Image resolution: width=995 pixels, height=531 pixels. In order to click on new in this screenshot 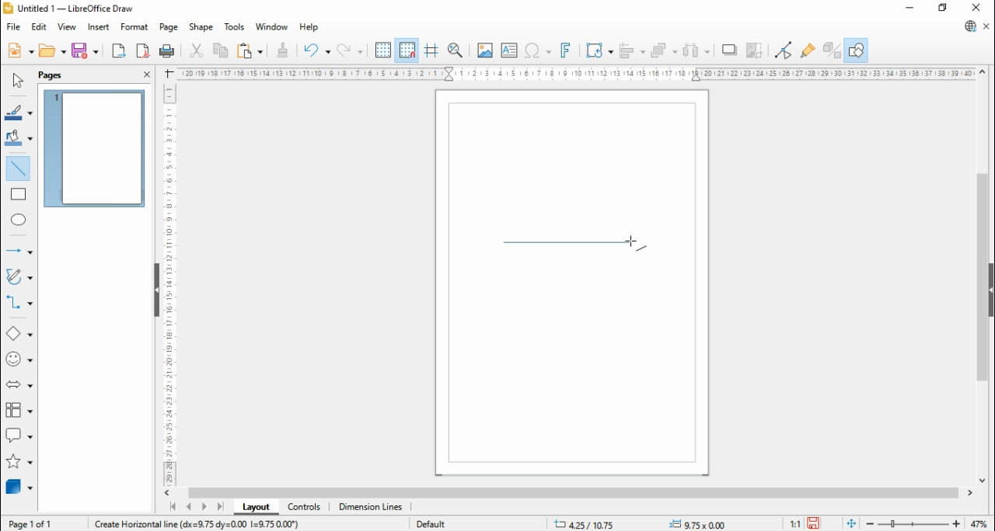, I will do `click(19, 51)`.